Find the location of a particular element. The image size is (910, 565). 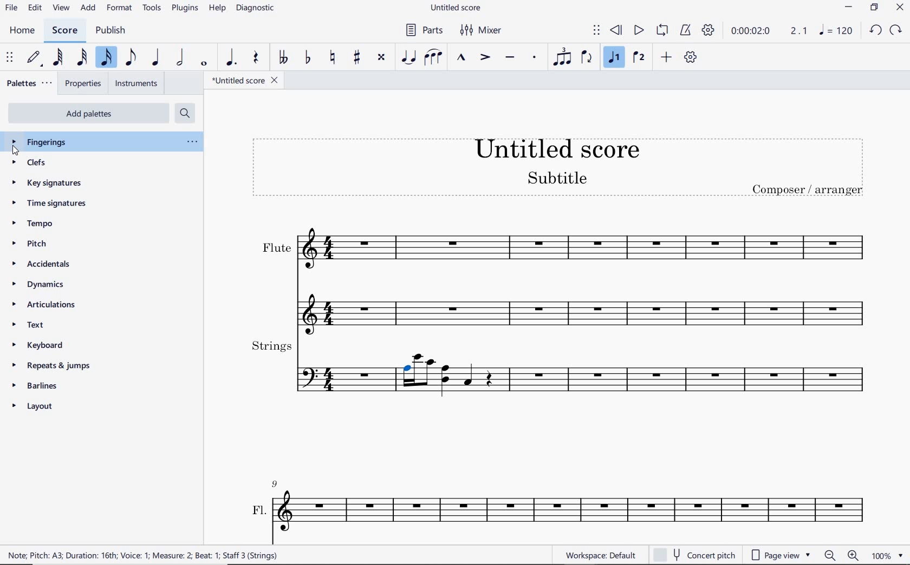

cursor is located at coordinates (17, 153).